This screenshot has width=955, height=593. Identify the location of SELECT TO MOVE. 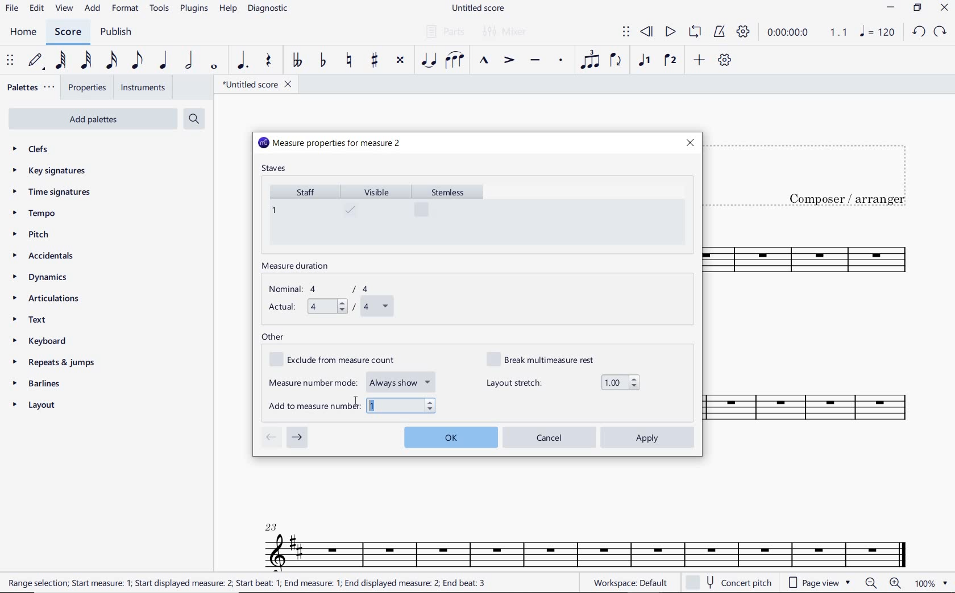
(626, 32).